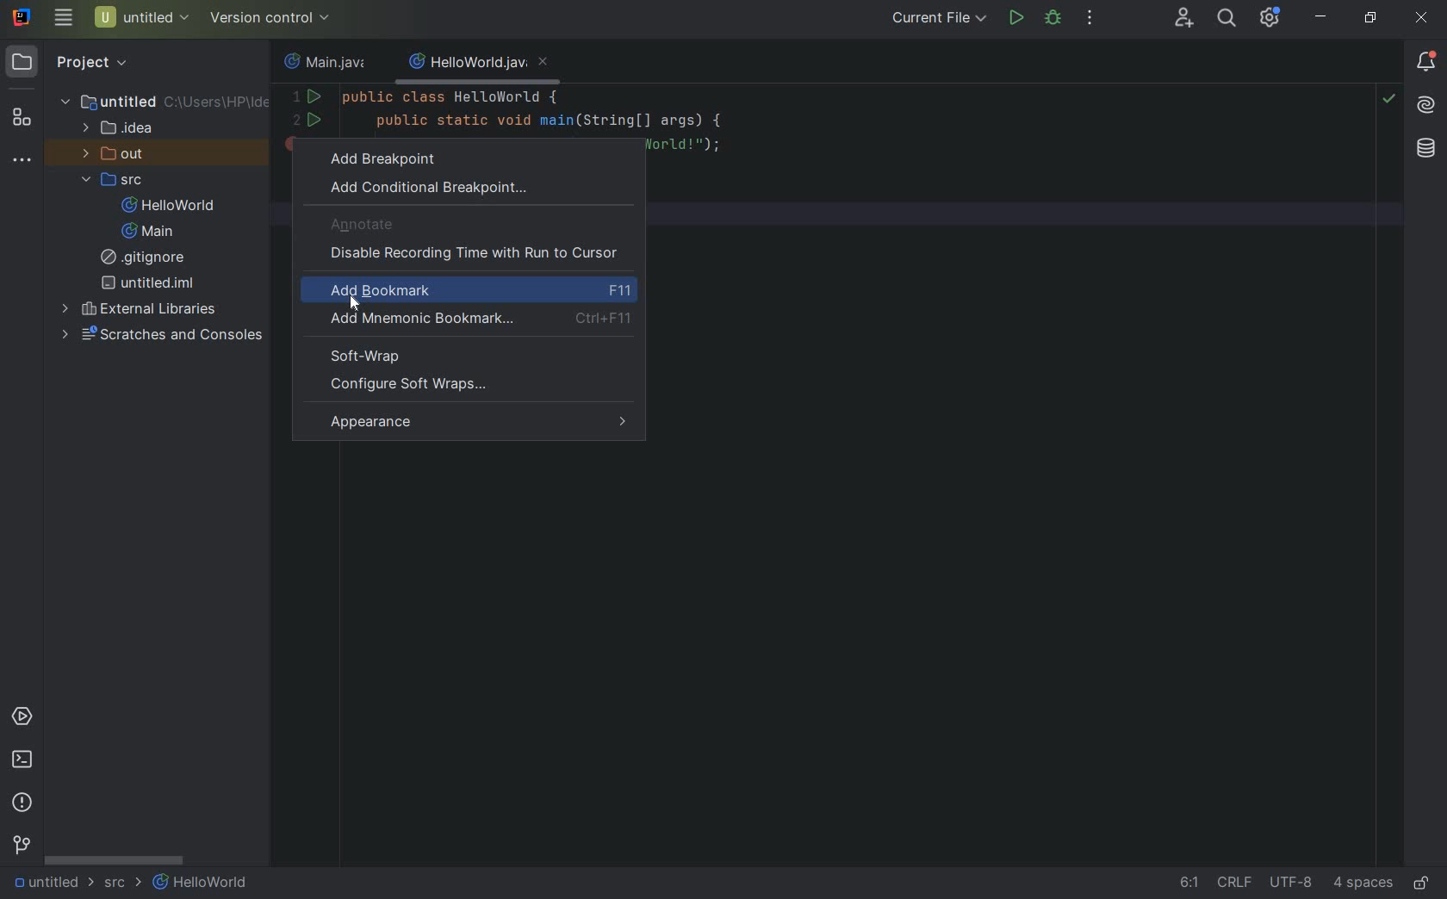  What do you see at coordinates (353, 307) in the screenshot?
I see `cursor` at bounding box center [353, 307].